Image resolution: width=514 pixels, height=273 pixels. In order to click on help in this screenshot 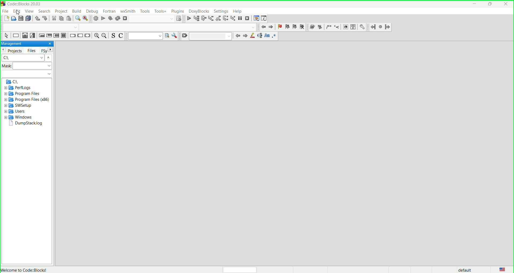, I will do `click(238, 10)`.